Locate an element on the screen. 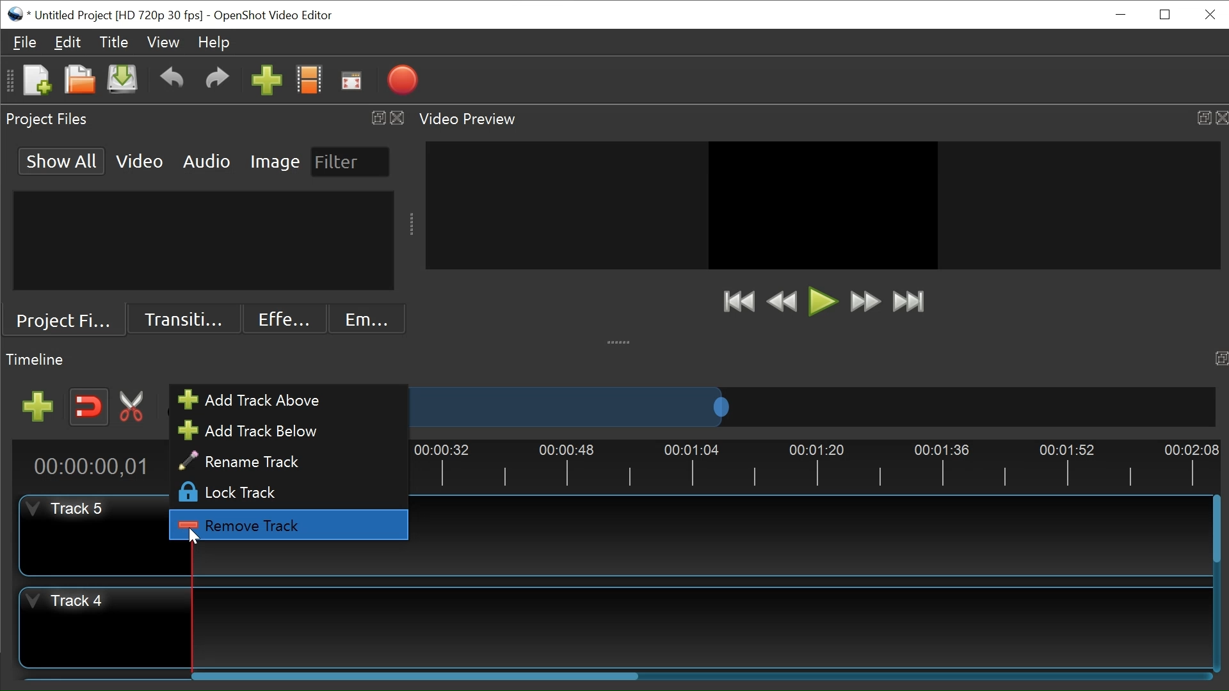 The image size is (1229, 691). Jump to Start is located at coordinates (737, 301).